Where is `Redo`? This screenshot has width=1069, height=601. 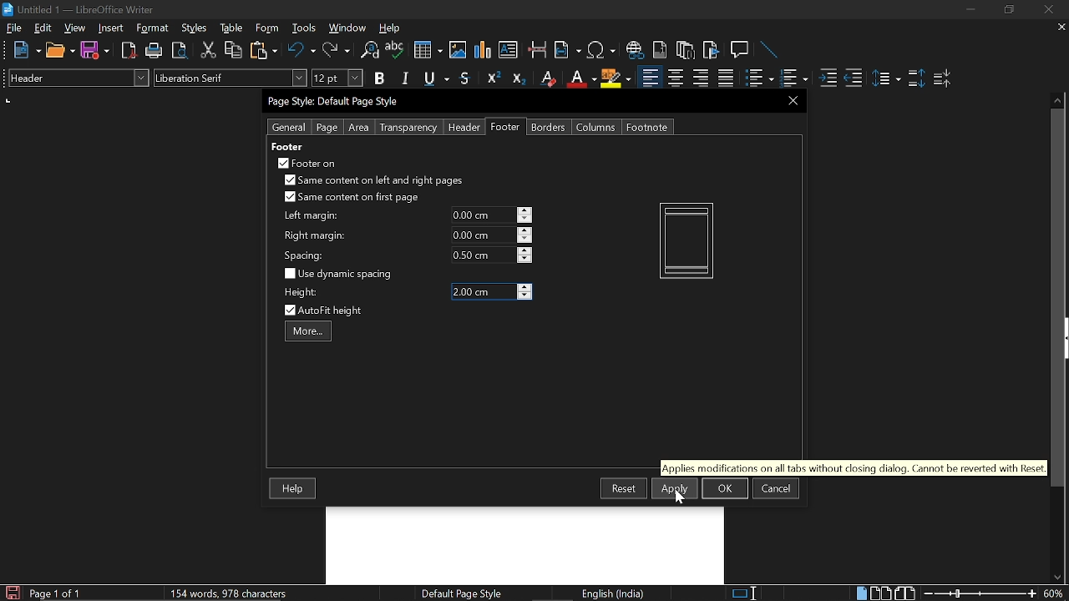 Redo is located at coordinates (336, 50).